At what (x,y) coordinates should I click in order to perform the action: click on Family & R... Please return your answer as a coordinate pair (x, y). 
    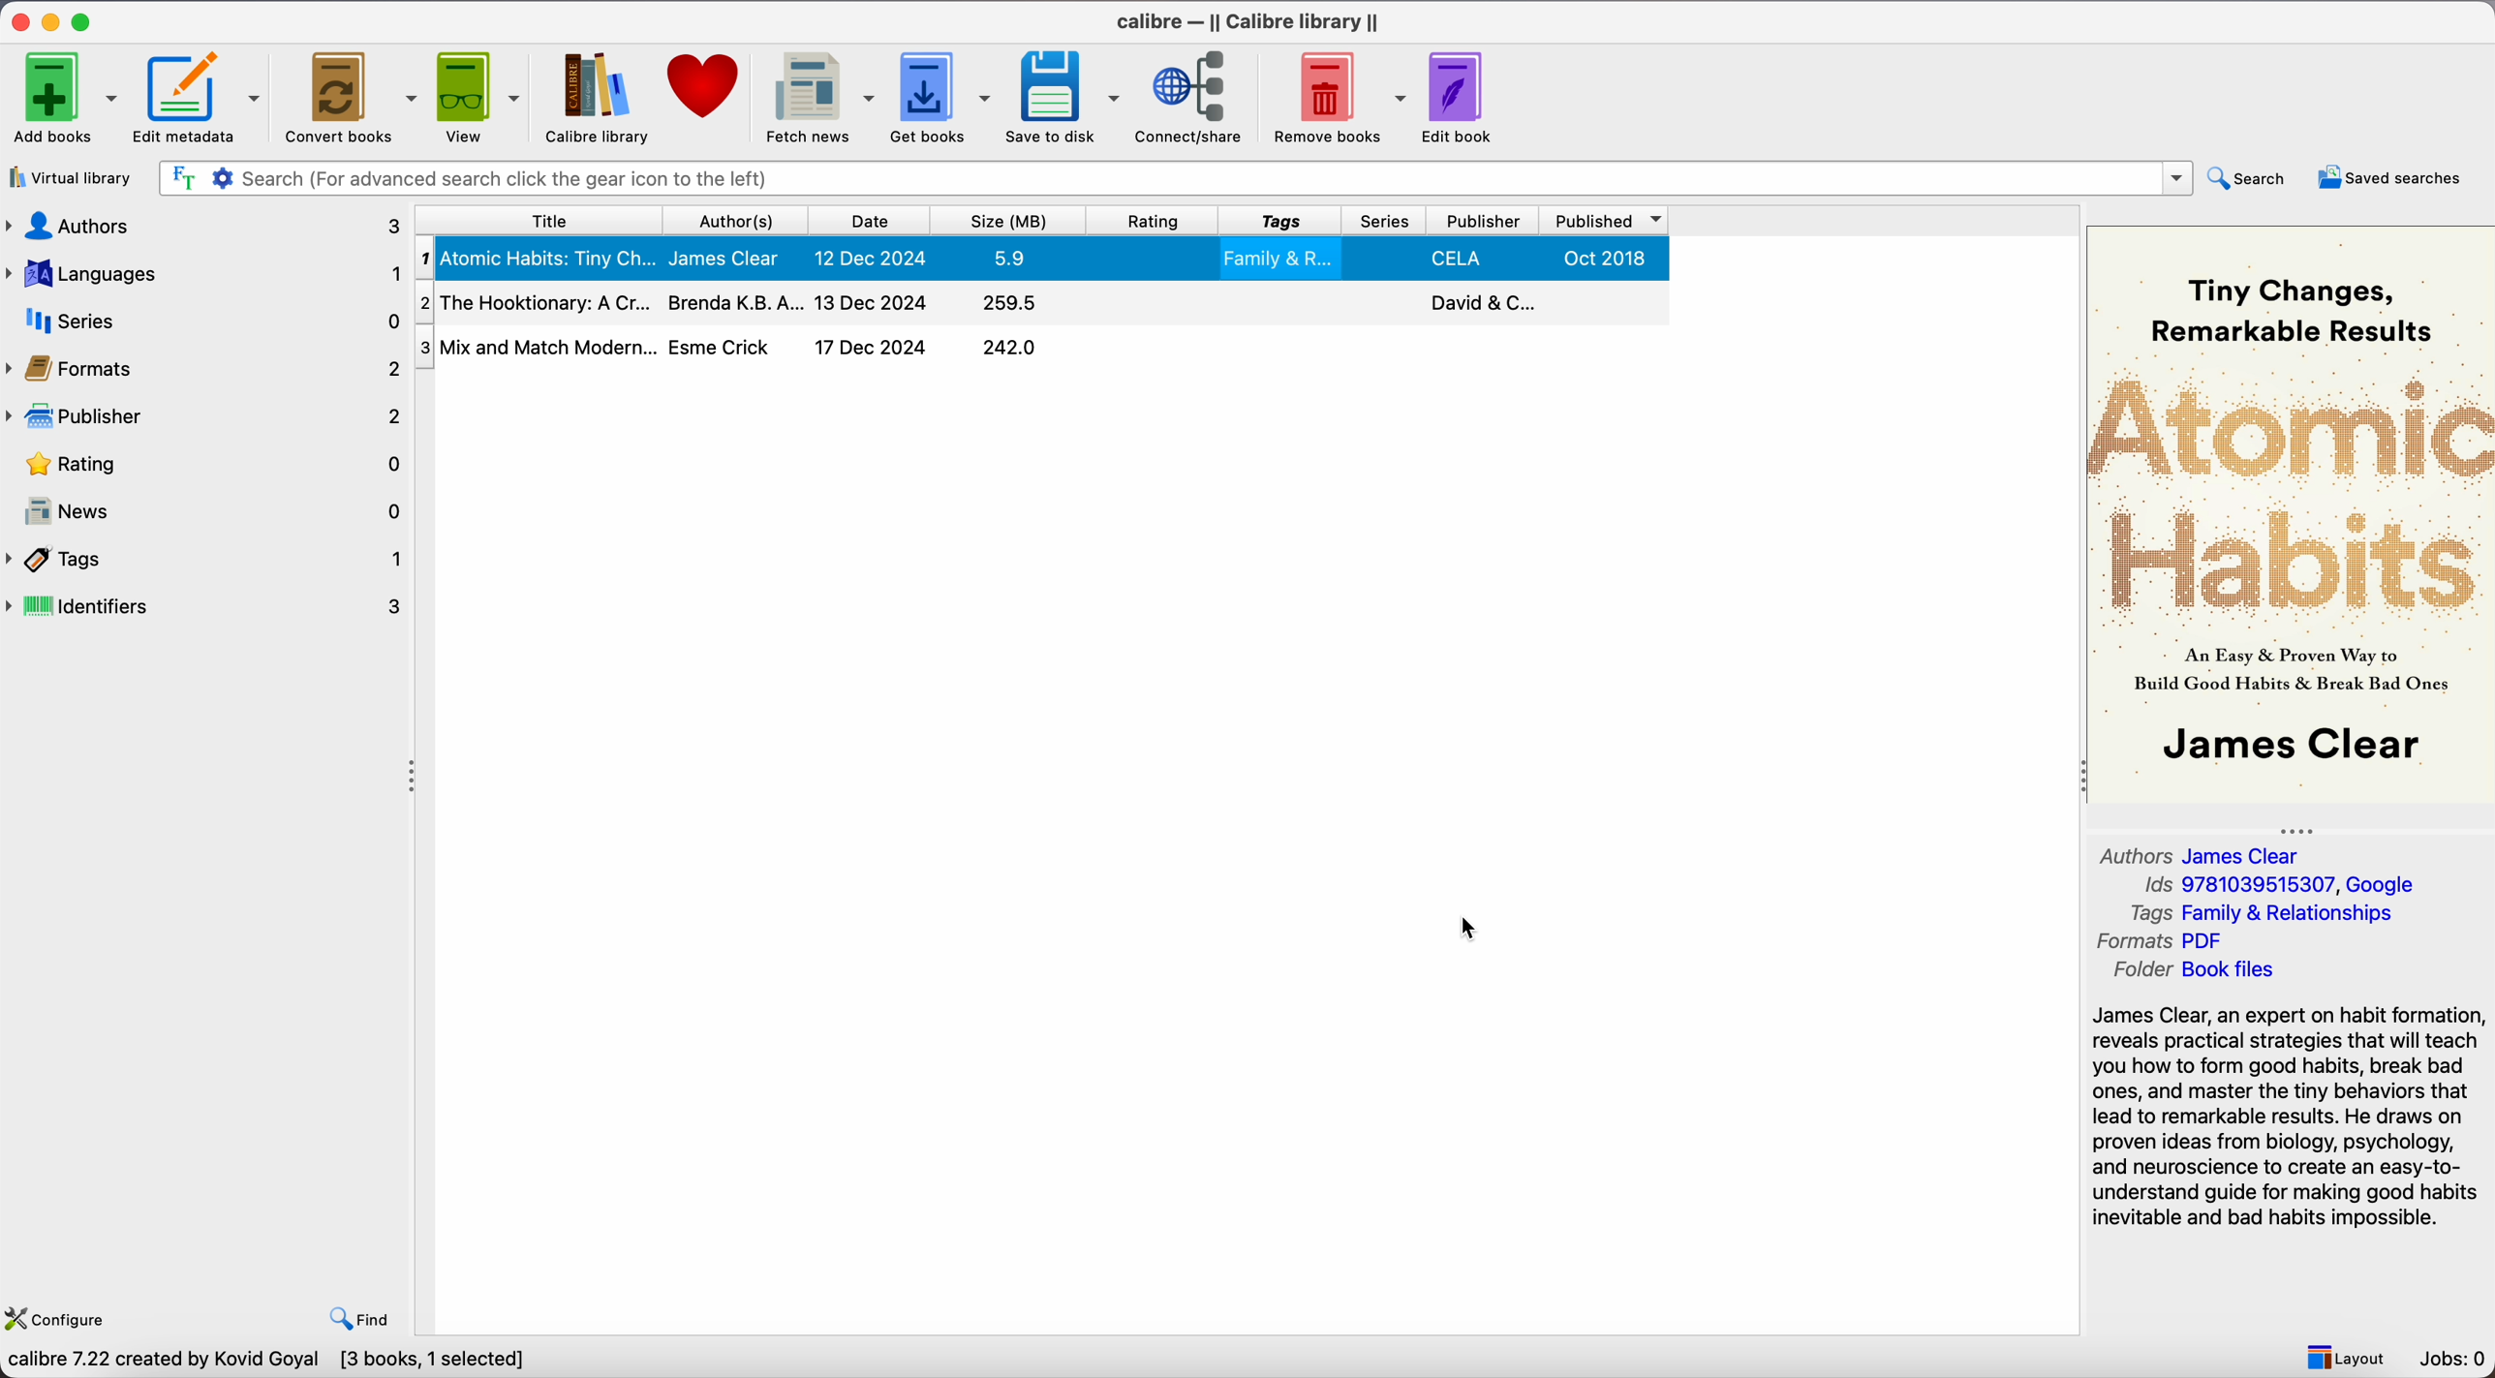
    Looking at the image, I should click on (1275, 258).